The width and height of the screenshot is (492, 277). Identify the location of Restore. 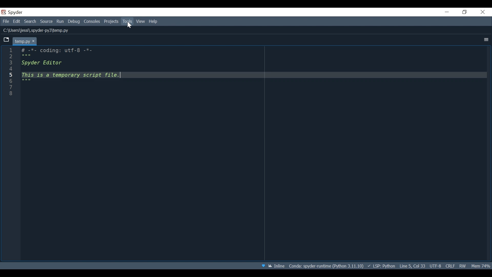
(465, 12).